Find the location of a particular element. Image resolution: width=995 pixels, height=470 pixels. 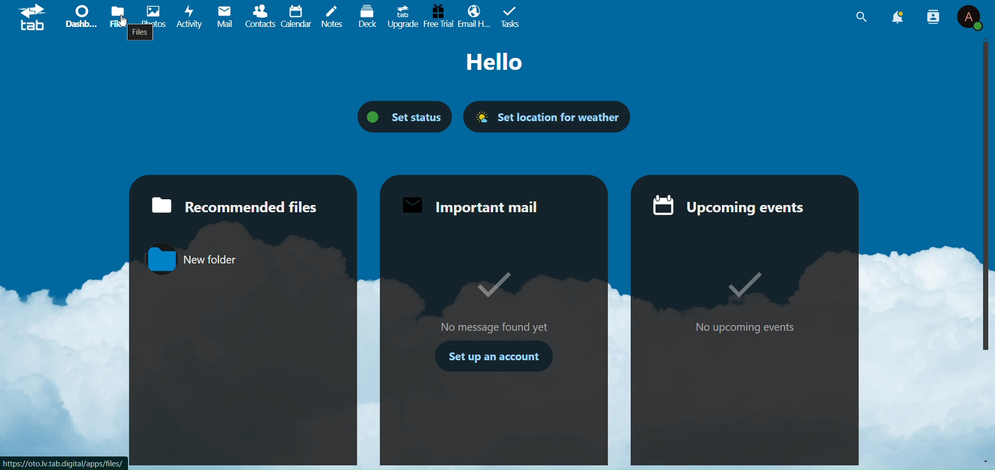

Text is located at coordinates (497, 300).